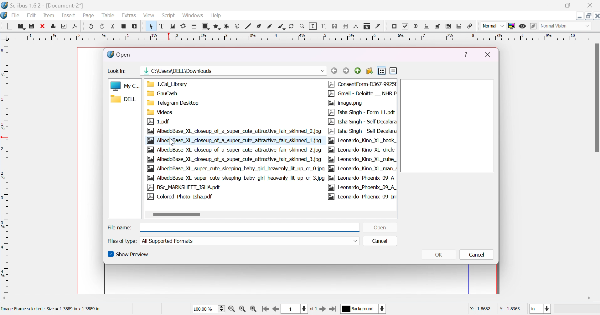  What do you see at coordinates (20, 27) in the screenshot?
I see `open` at bounding box center [20, 27].